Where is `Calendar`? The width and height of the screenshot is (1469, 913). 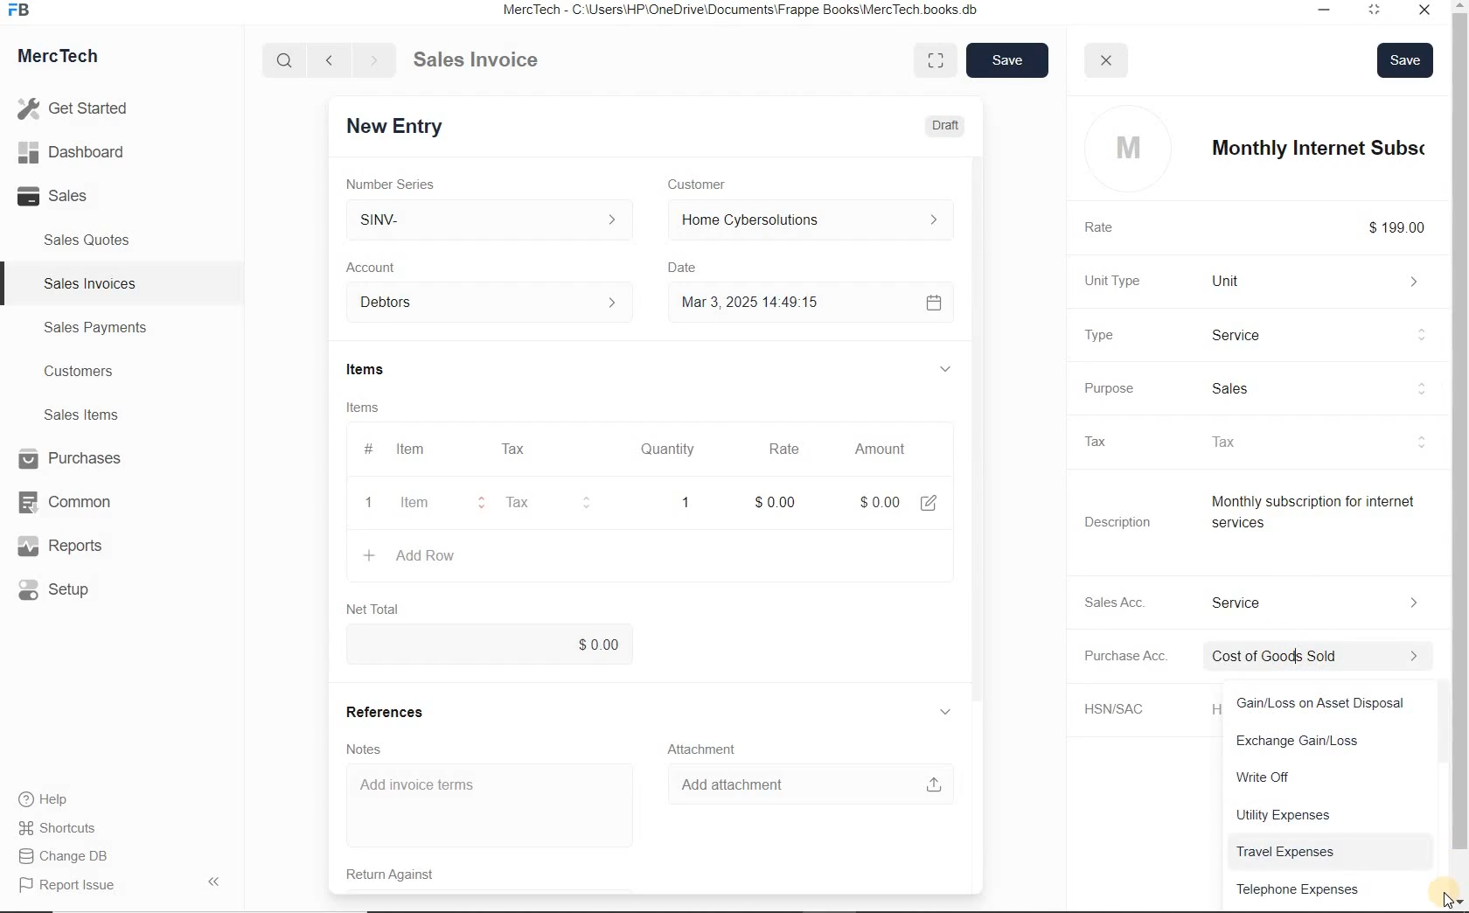 Calendar is located at coordinates (938, 302).